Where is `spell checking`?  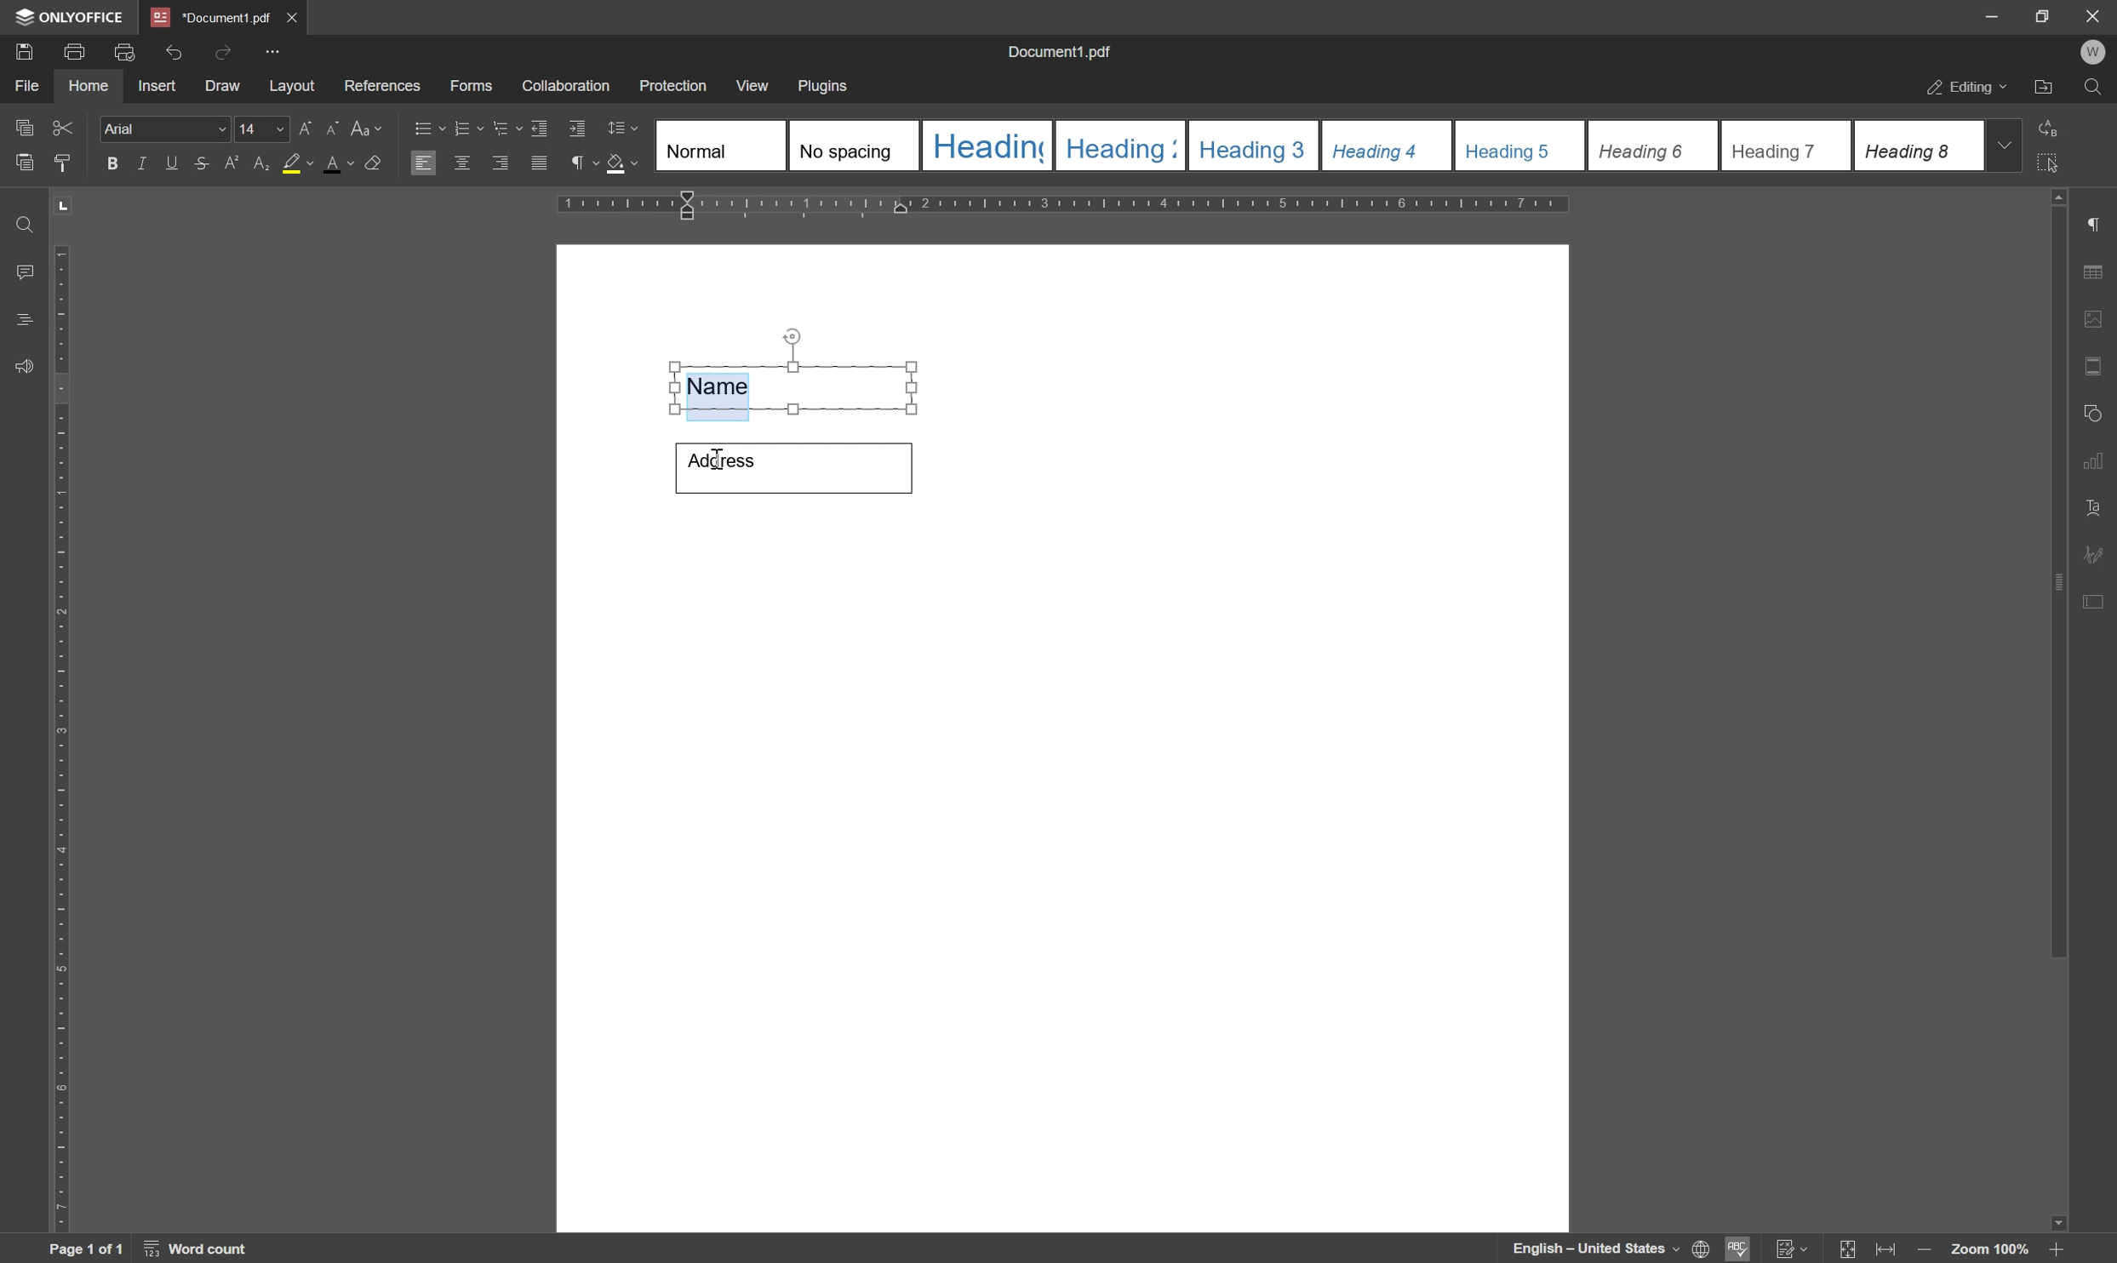 spell checking is located at coordinates (1739, 1249).